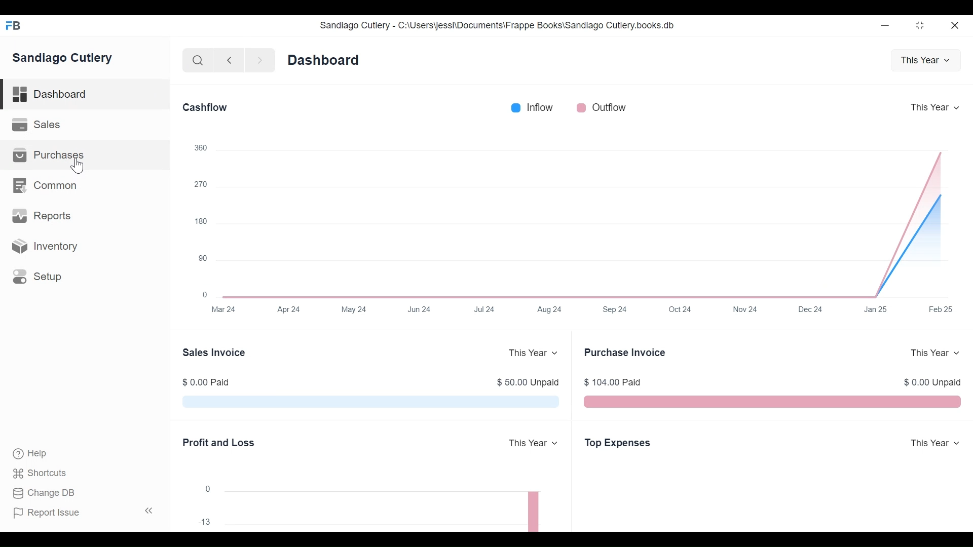 This screenshot has height=547, width=973. Describe the element at coordinates (873, 309) in the screenshot. I see `Jan 25` at that location.